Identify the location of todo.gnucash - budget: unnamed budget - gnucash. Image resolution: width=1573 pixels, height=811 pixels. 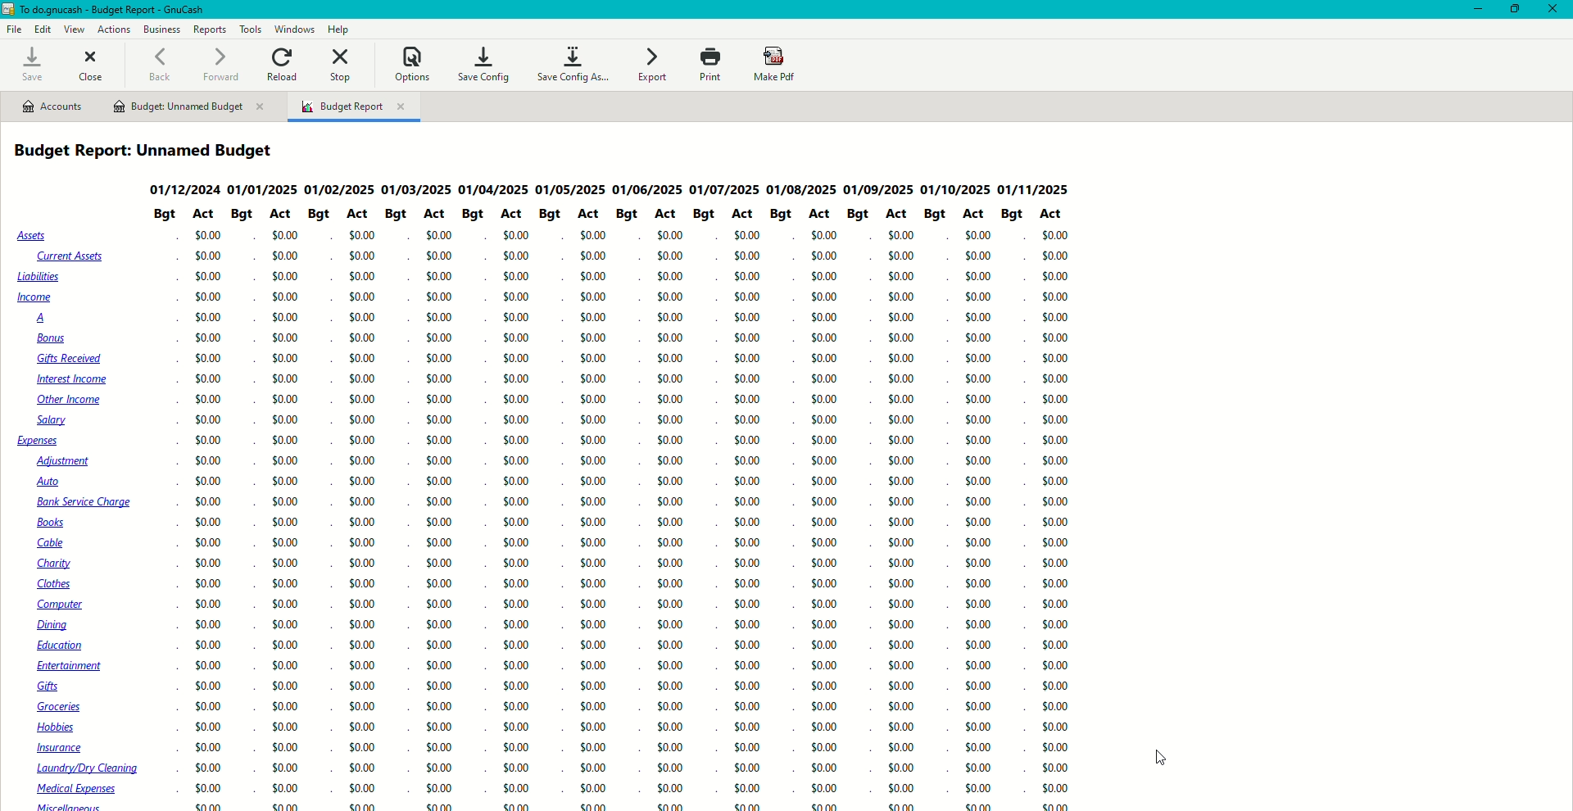
(135, 10).